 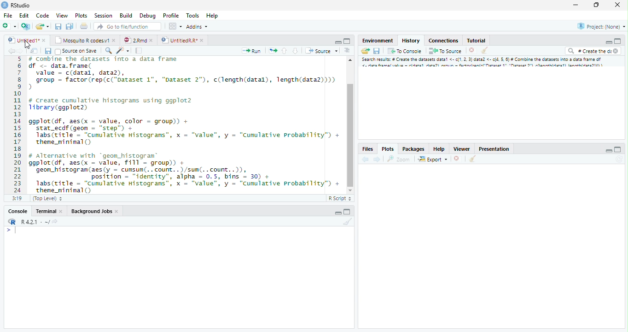 I want to click on To Source, so click(x=446, y=51).